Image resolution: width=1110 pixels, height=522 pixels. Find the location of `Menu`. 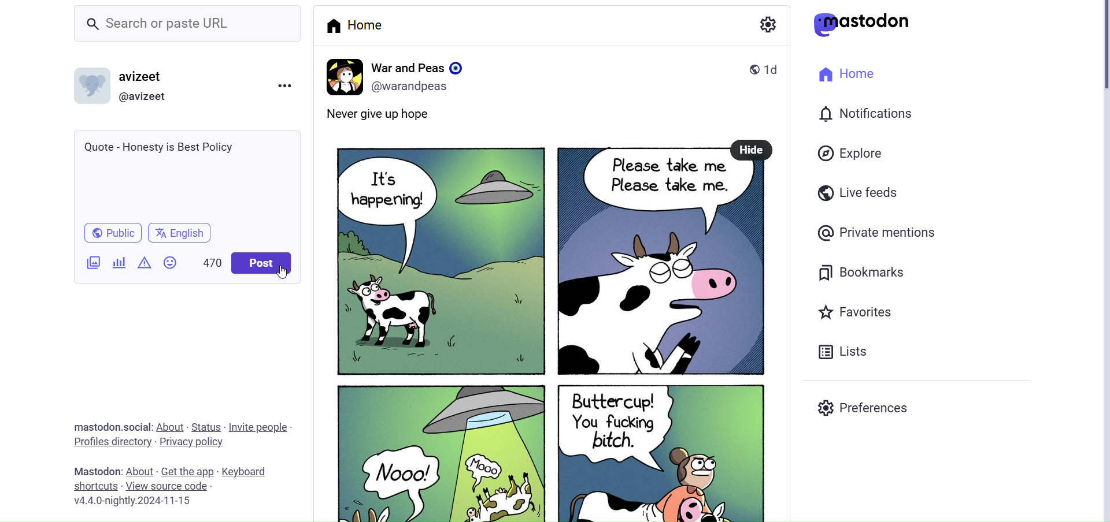

Menu is located at coordinates (287, 84).